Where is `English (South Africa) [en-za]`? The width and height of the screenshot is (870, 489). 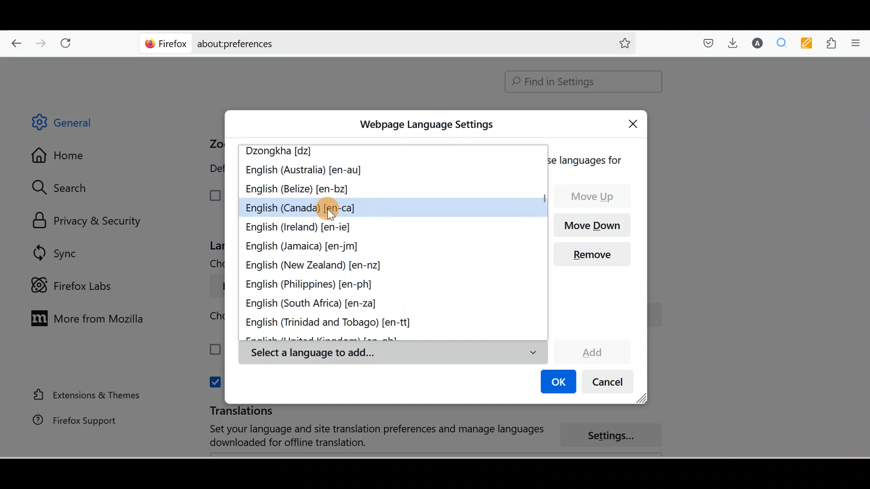
English (South Africa) [en-za] is located at coordinates (317, 305).